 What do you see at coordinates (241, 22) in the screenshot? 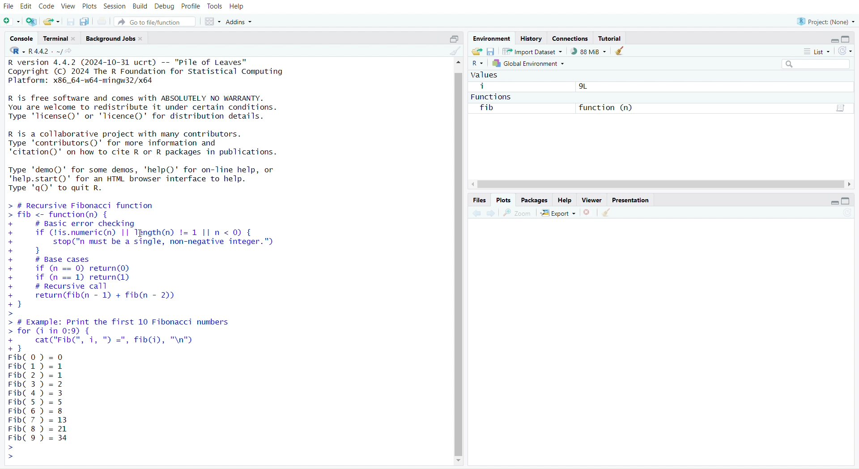
I see `addins` at bounding box center [241, 22].